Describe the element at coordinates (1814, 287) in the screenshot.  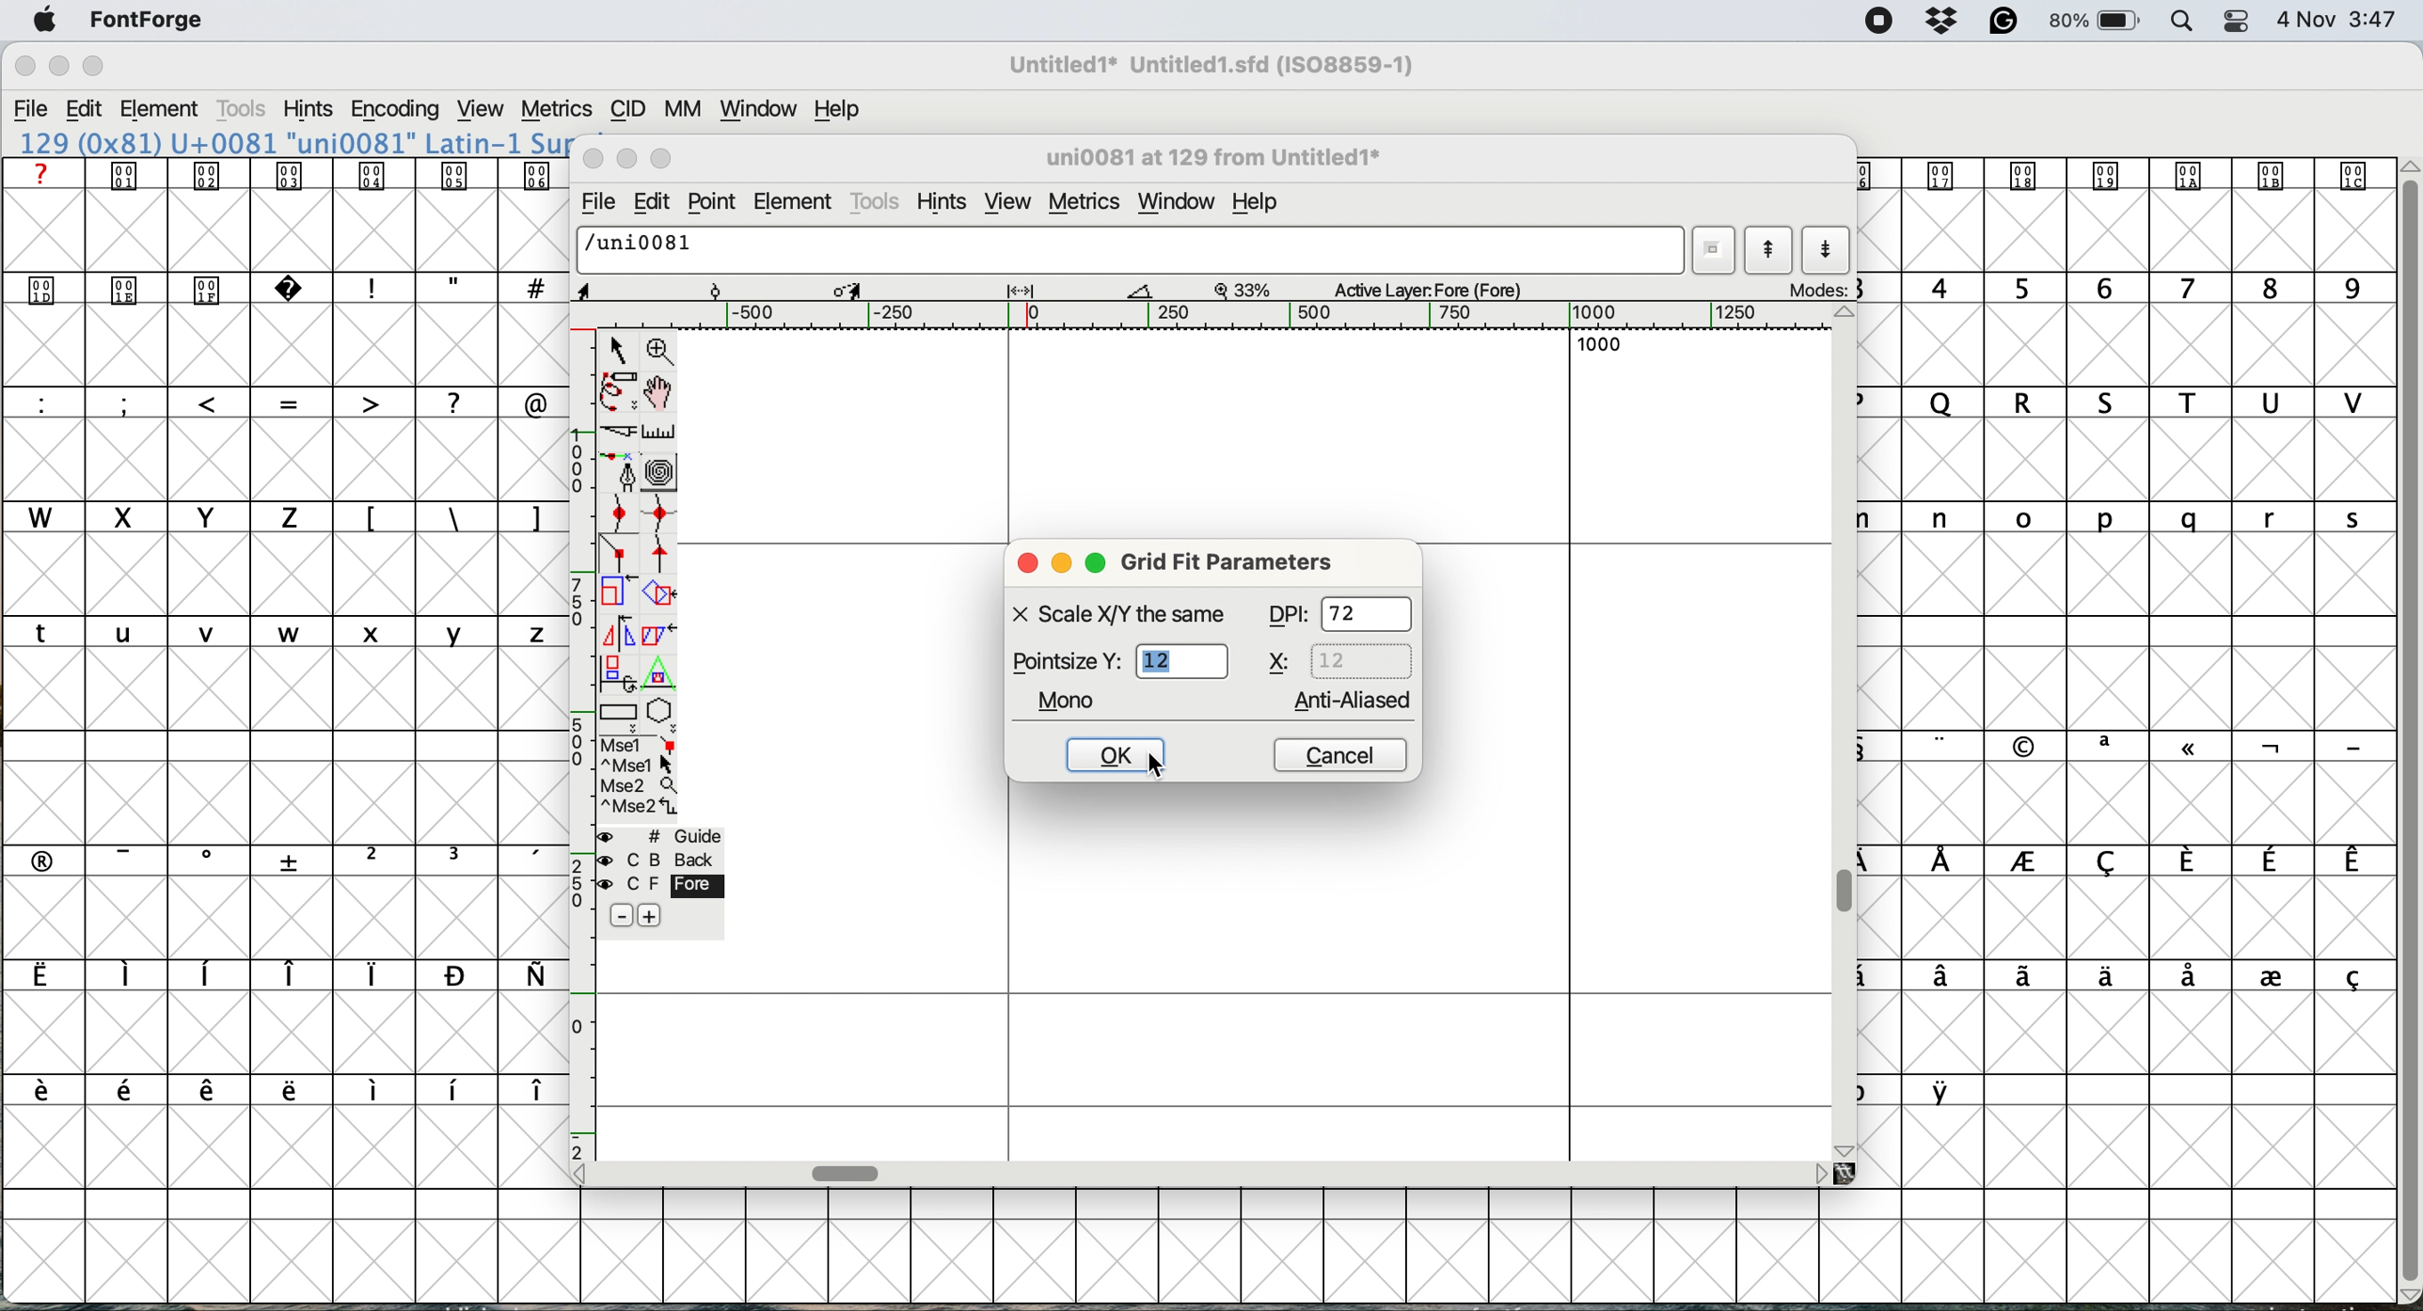
I see `modes` at that location.